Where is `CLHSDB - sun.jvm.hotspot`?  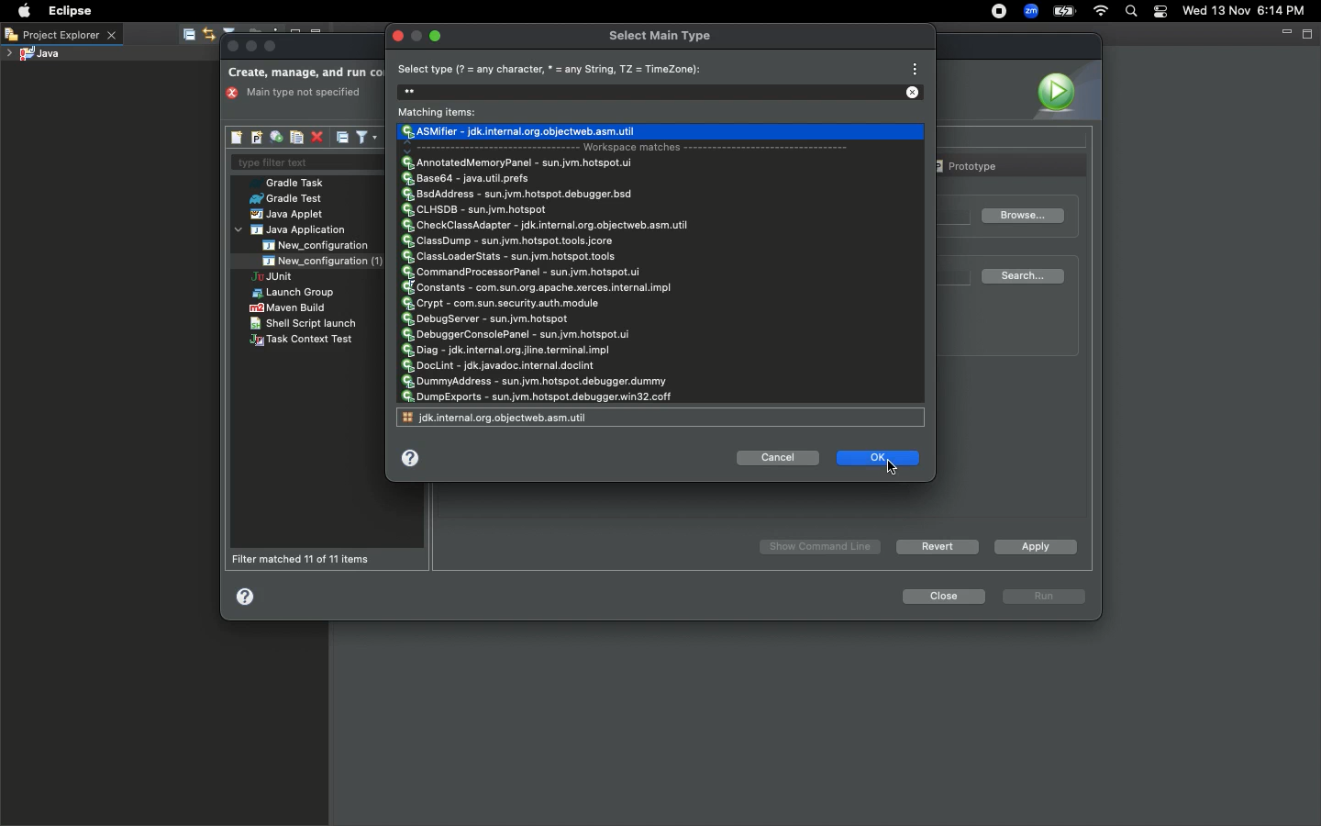 CLHSDB - sun.jvm.hotspot is located at coordinates (476, 212).